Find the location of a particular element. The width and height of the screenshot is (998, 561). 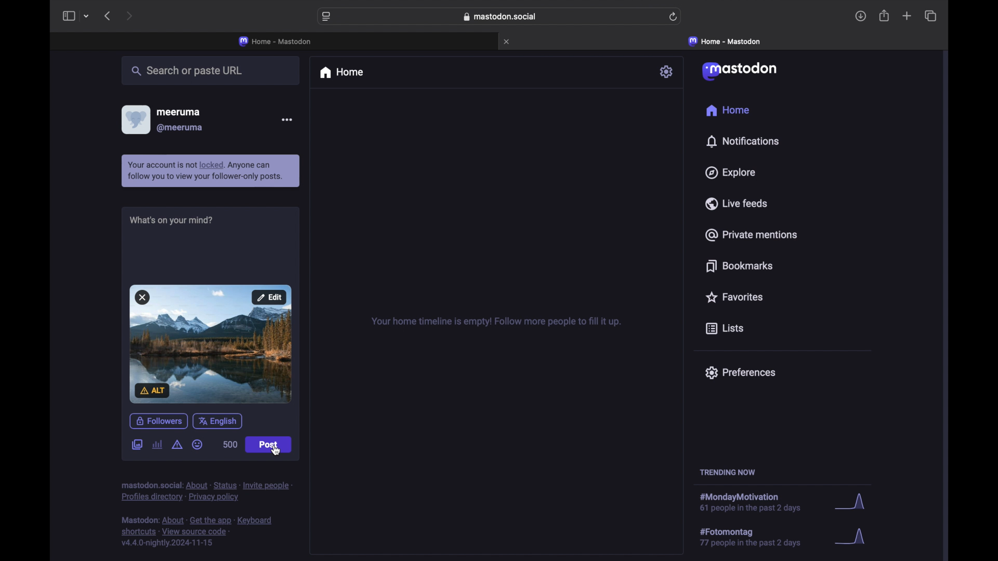

new tab is located at coordinates (907, 17).